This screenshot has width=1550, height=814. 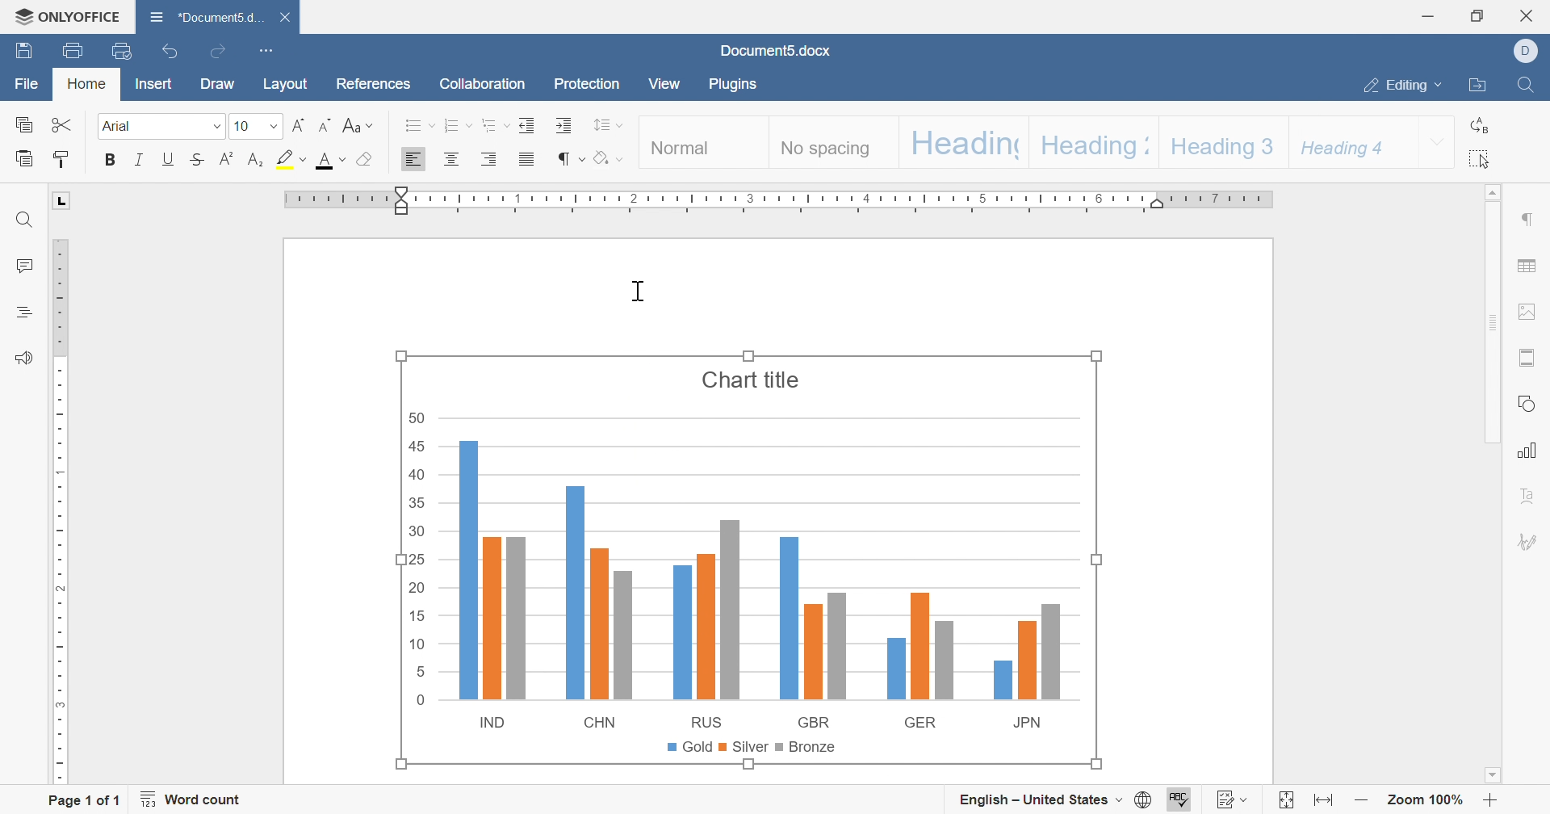 What do you see at coordinates (1526, 85) in the screenshot?
I see `find` at bounding box center [1526, 85].